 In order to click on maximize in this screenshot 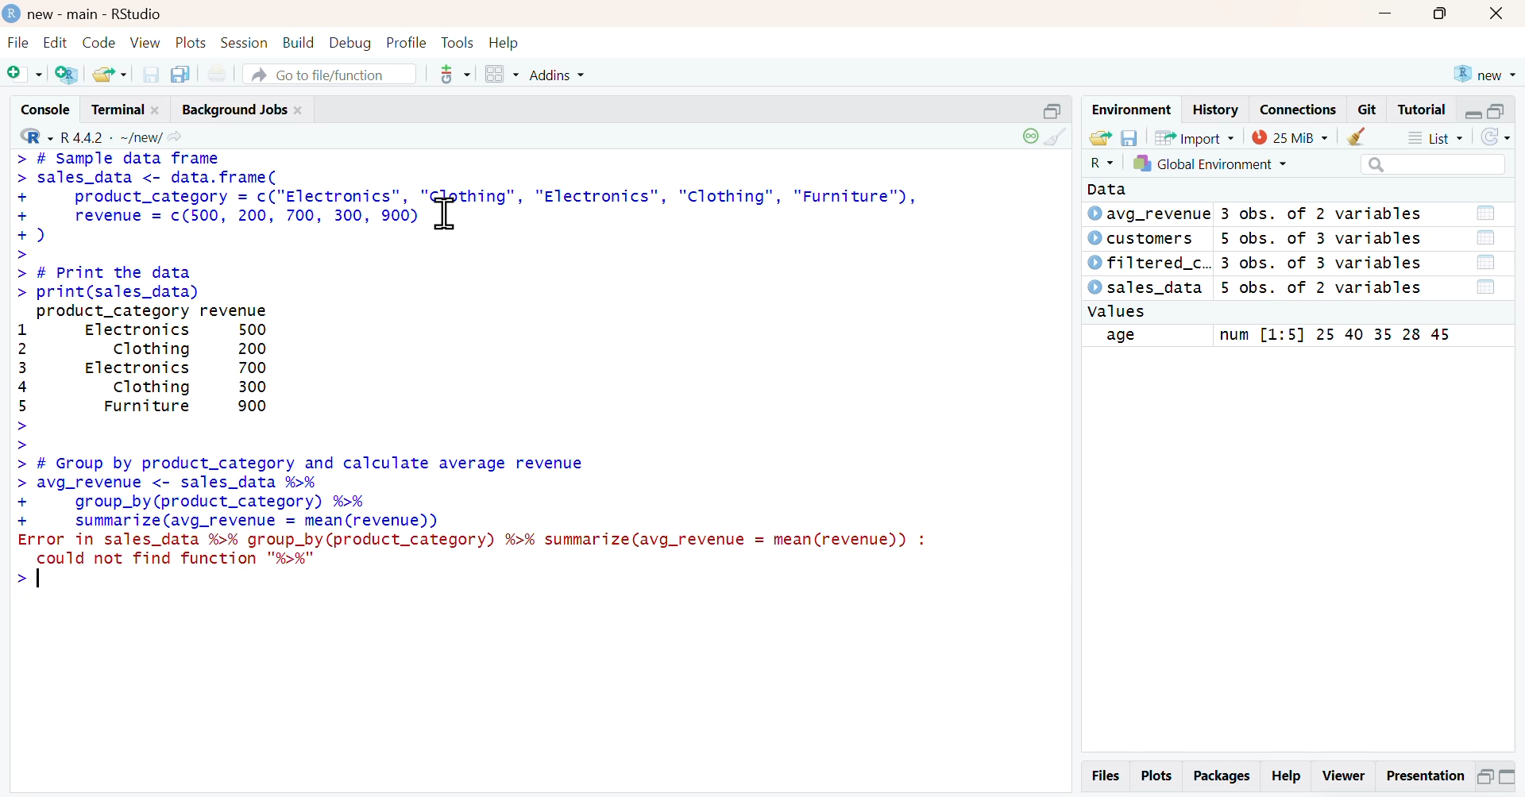, I will do `click(1438, 14)`.